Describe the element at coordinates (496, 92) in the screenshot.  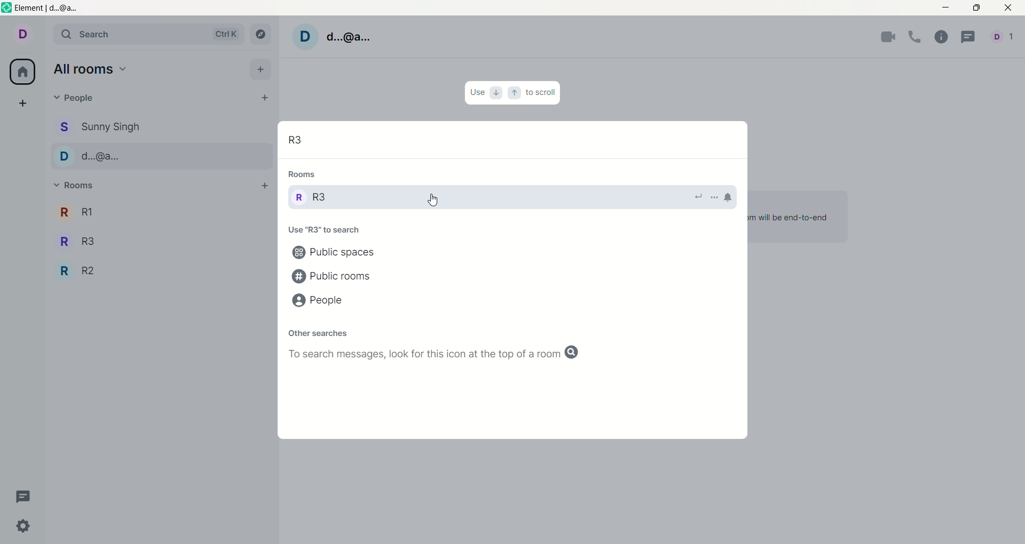
I see `arrow down` at that location.